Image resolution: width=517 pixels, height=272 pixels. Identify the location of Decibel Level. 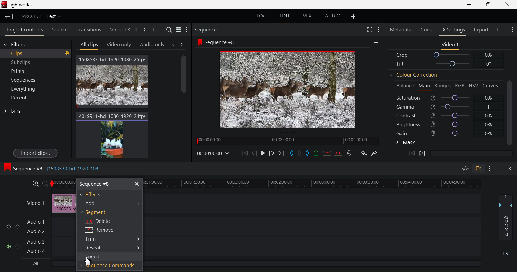
(507, 217).